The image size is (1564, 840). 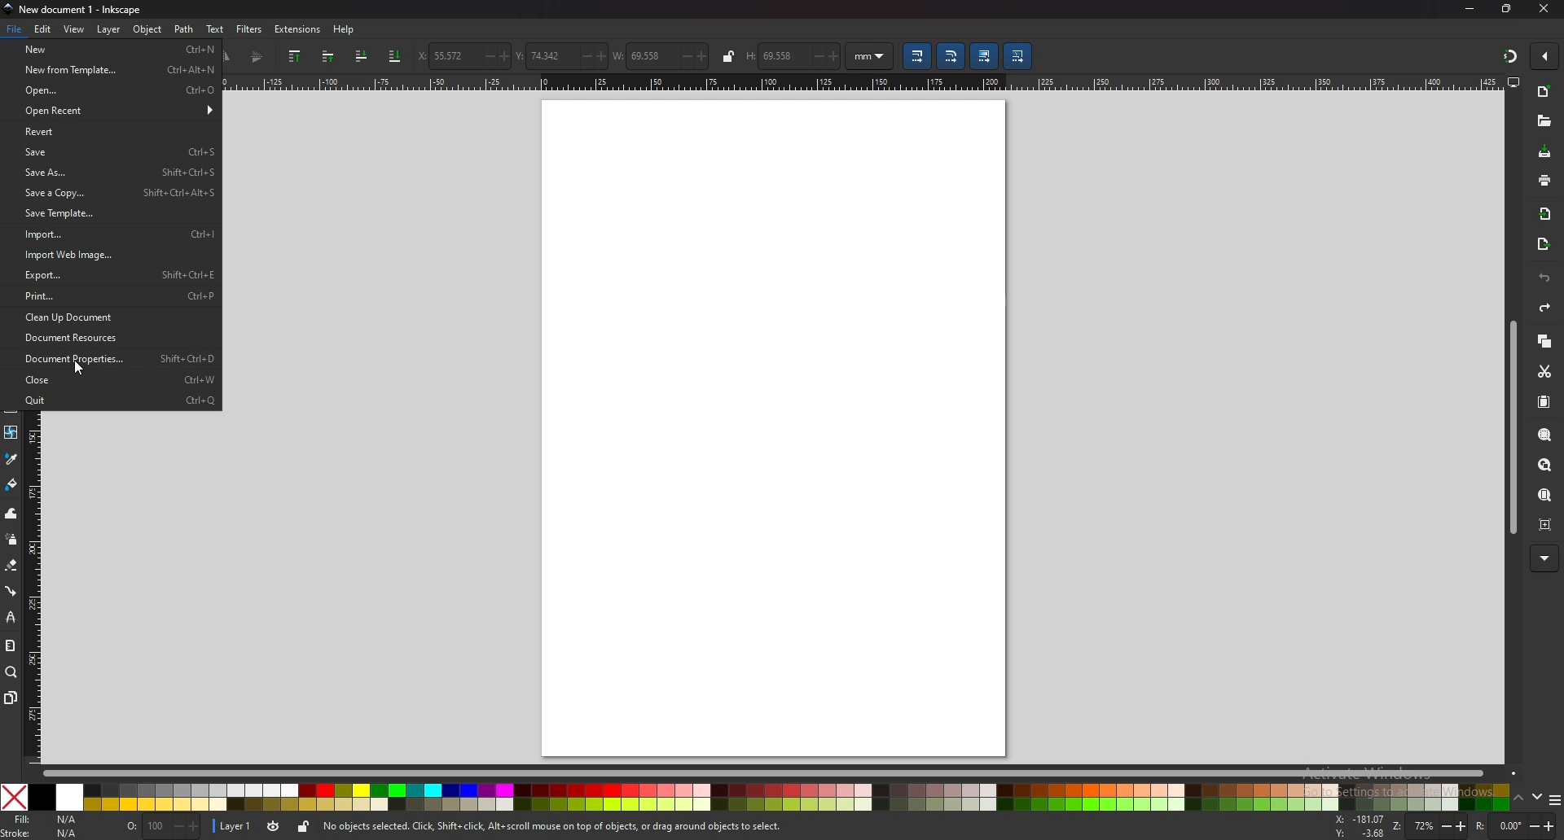 What do you see at coordinates (213, 28) in the screenshot?
I see `text` at bounding box center [213, 28].